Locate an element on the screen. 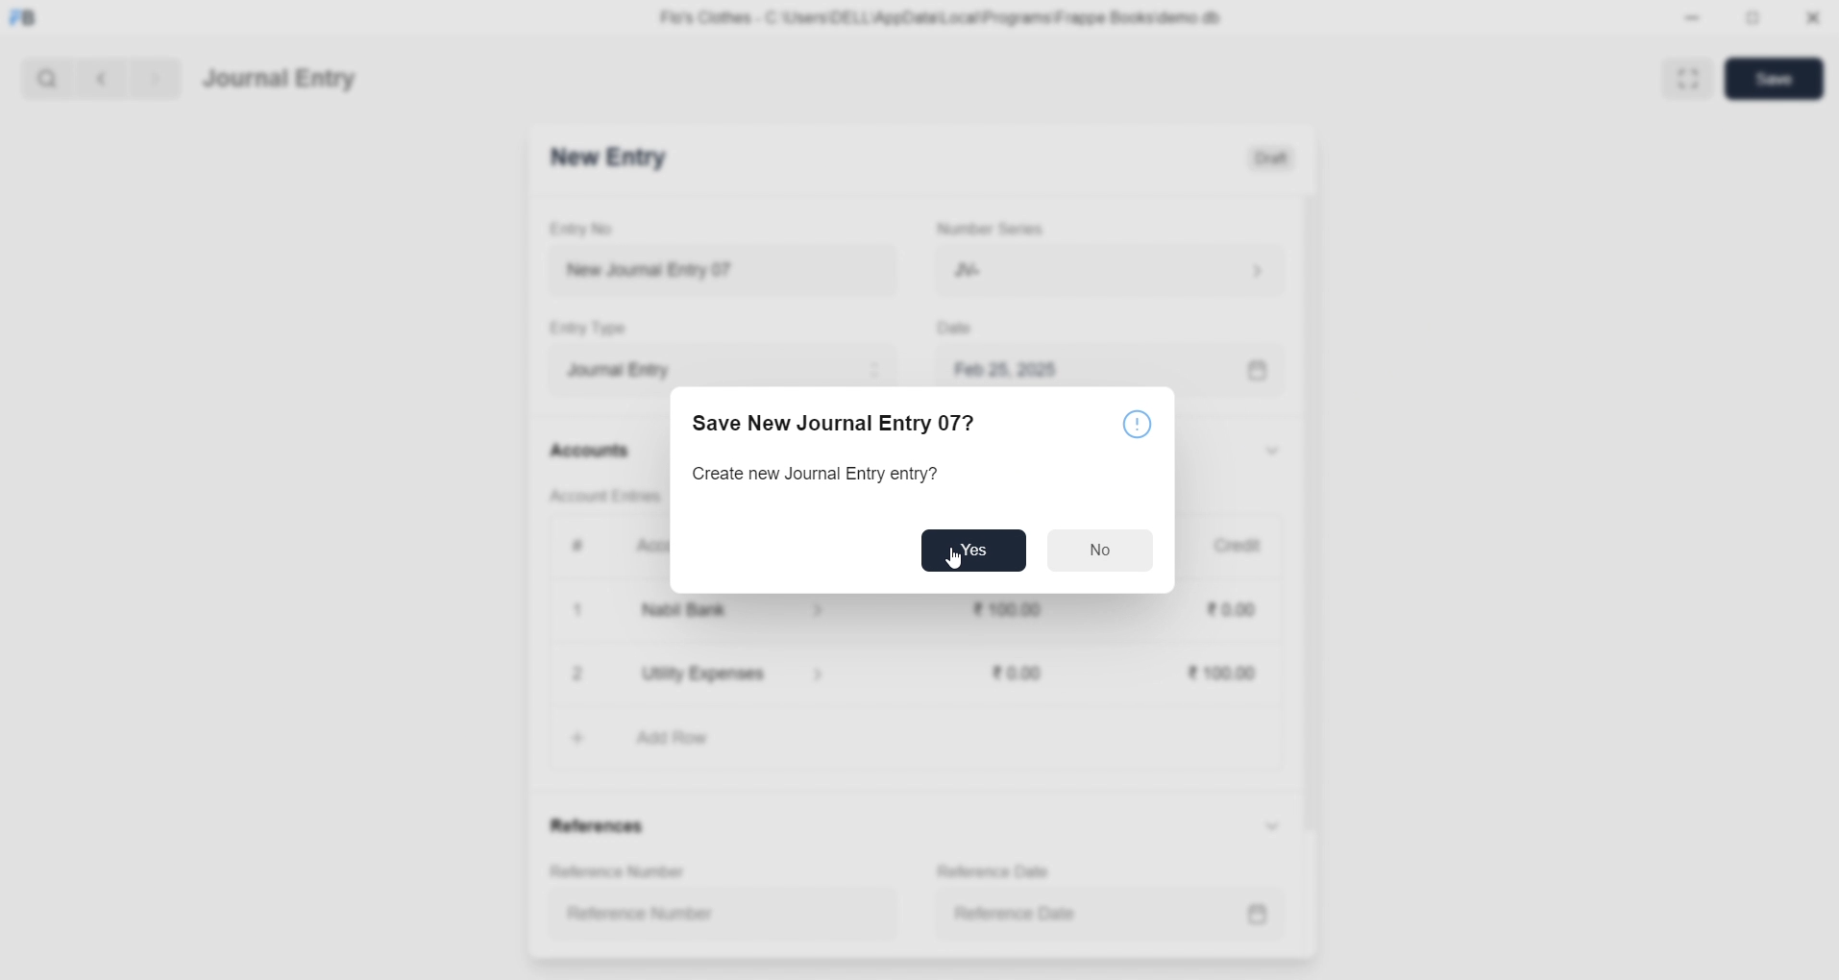 The image size is (1839, 980). Save New Journal Entry 07? is located at coordinates (832, 423).